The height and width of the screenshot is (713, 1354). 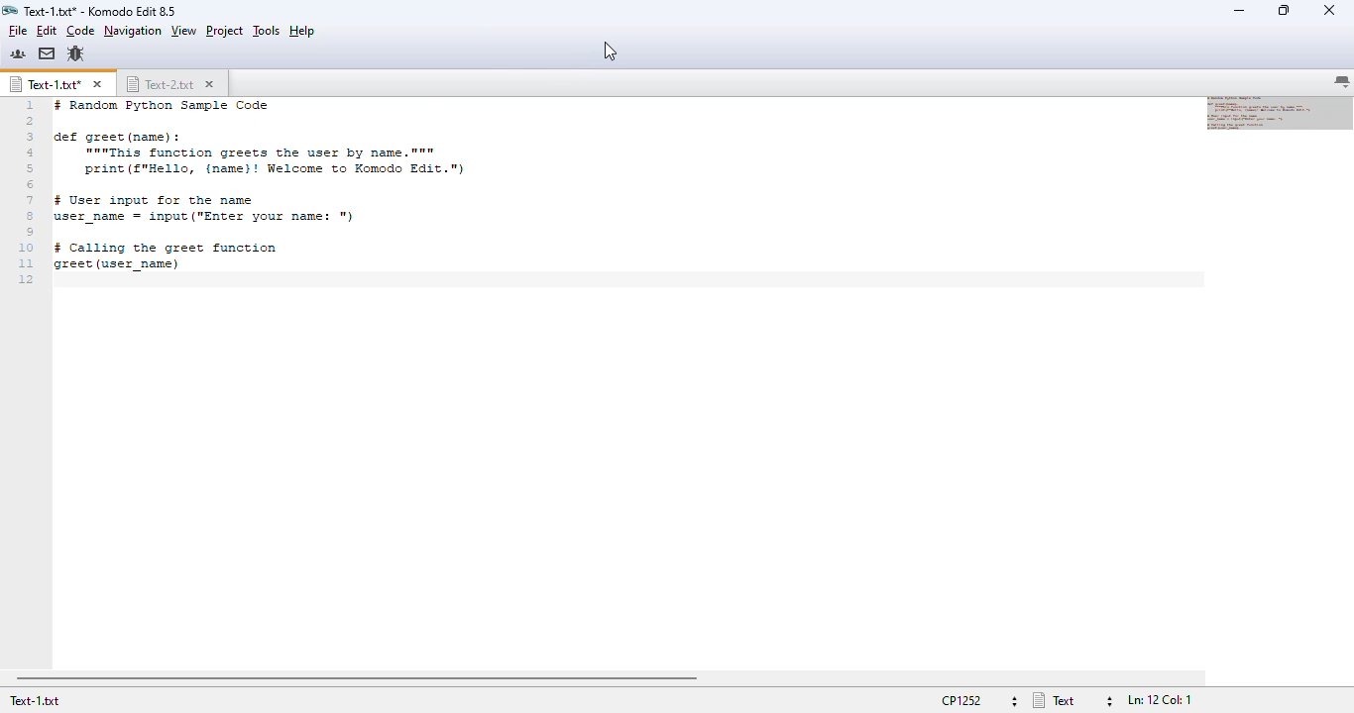 What do you see at coordinates (302, 32) in the screenshot?
I see `help` at bounding box center [302, 32].